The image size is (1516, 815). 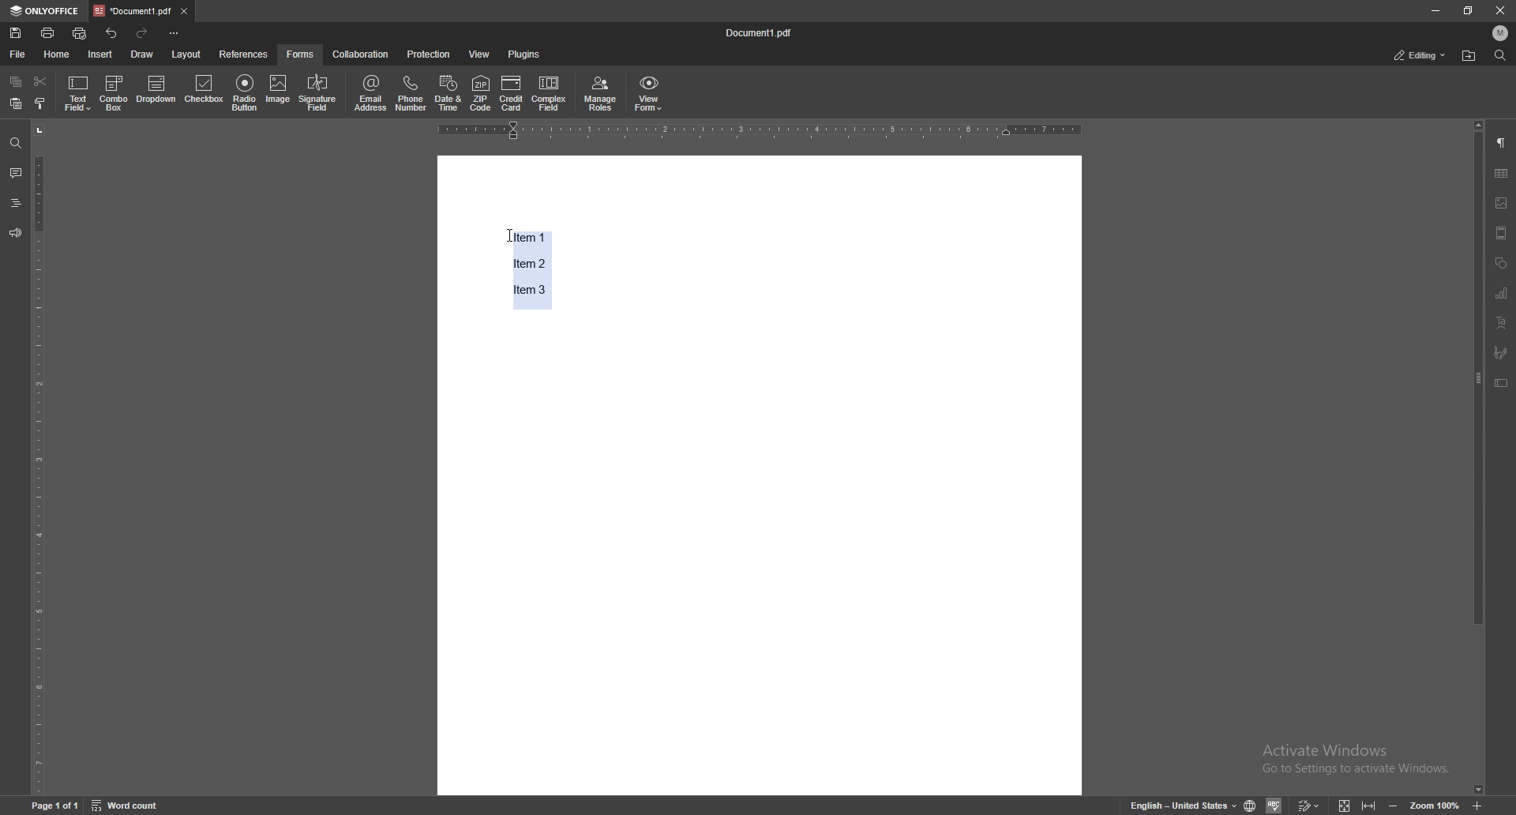 What do you see at coordinates (77, 94) in the screenshot?
I see `text field` at bounding box center [77, 94].